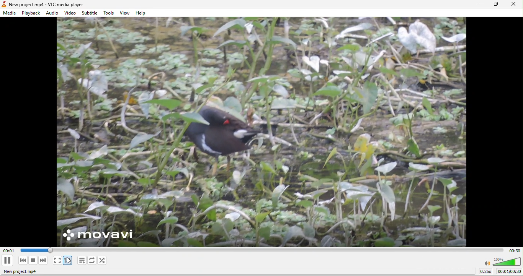 Image resolution: width=523 pixels, height=276 pixels. What do you see at coordinates (30, 13) in the screenshot?
I see `playback` at bounding box center [30, 13].